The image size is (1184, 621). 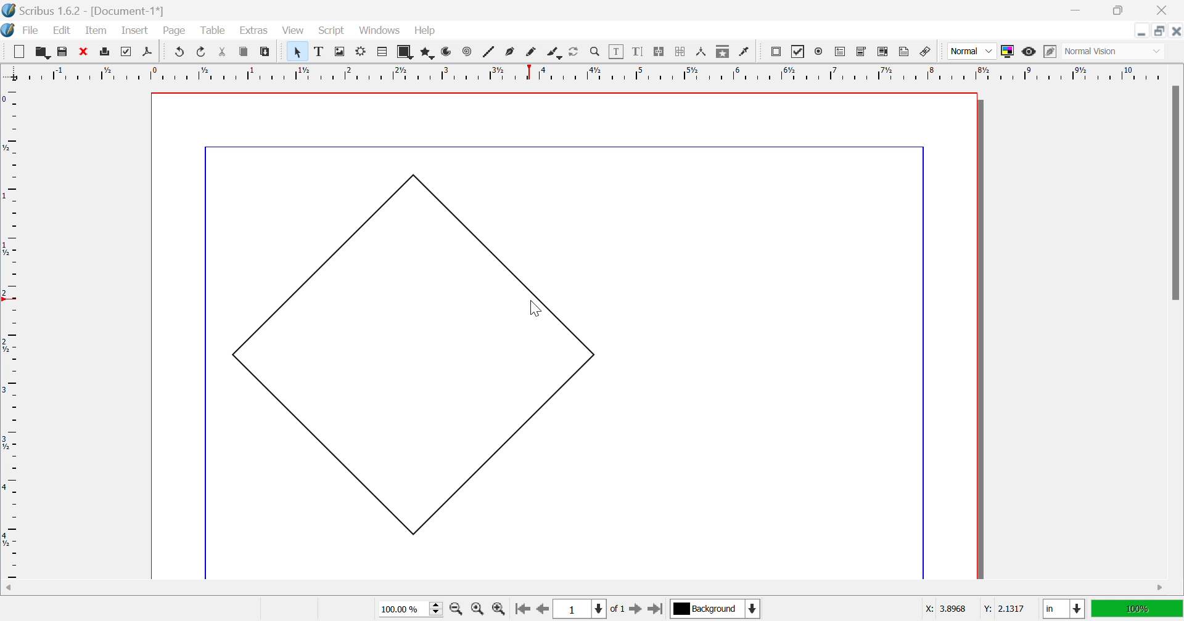 I want to click on Cut, so click(x=226, y=54).